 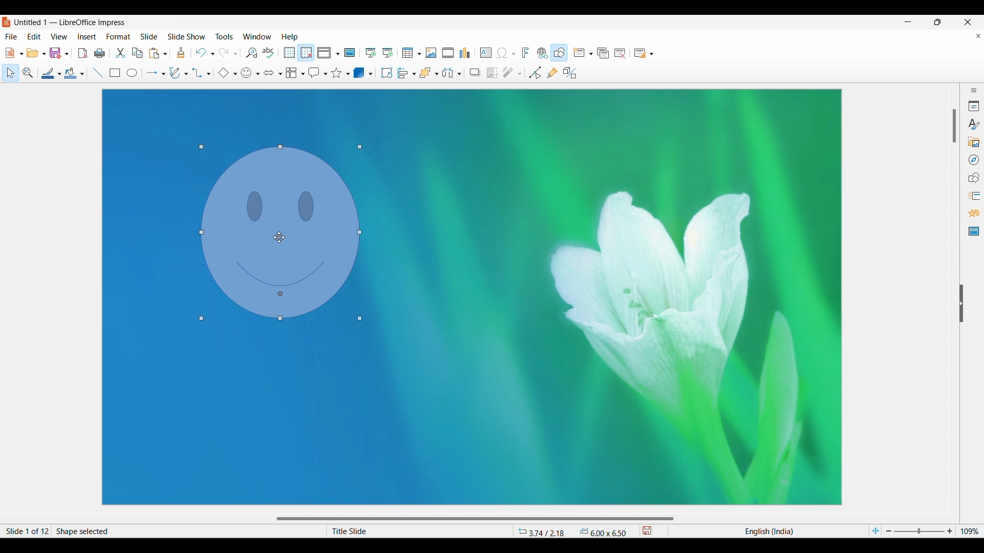 What do you see at coordinates (437, 74) in the screenshot?
I see `Arrange options` at bounding box center [437, 74].